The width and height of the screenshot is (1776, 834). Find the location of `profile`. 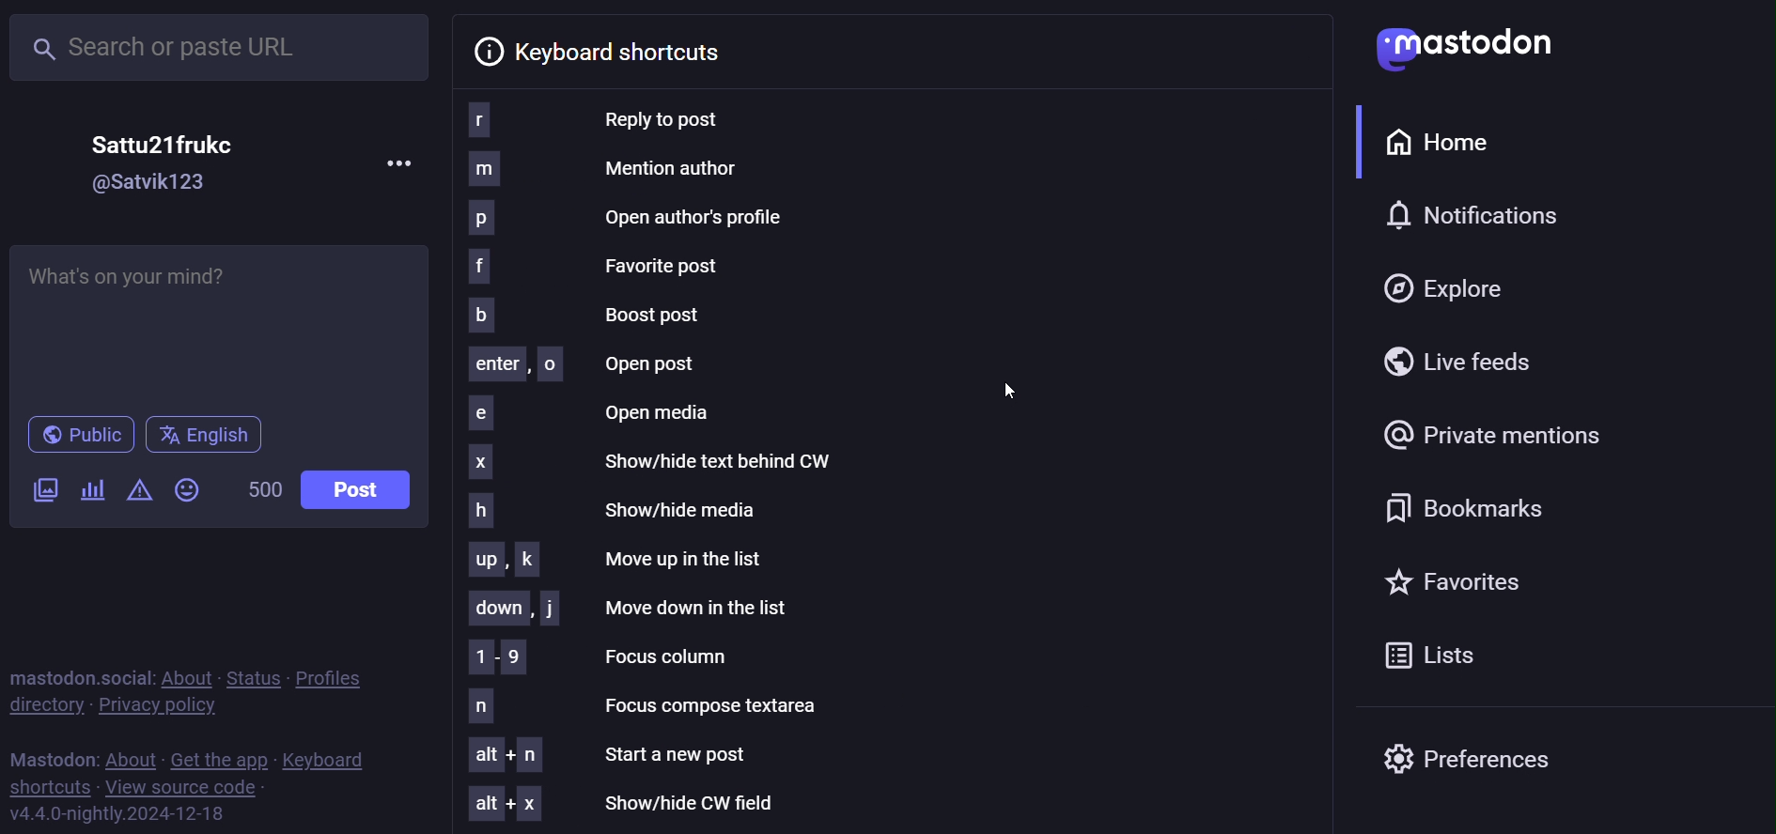

profile is located at coordinates (337, 676).